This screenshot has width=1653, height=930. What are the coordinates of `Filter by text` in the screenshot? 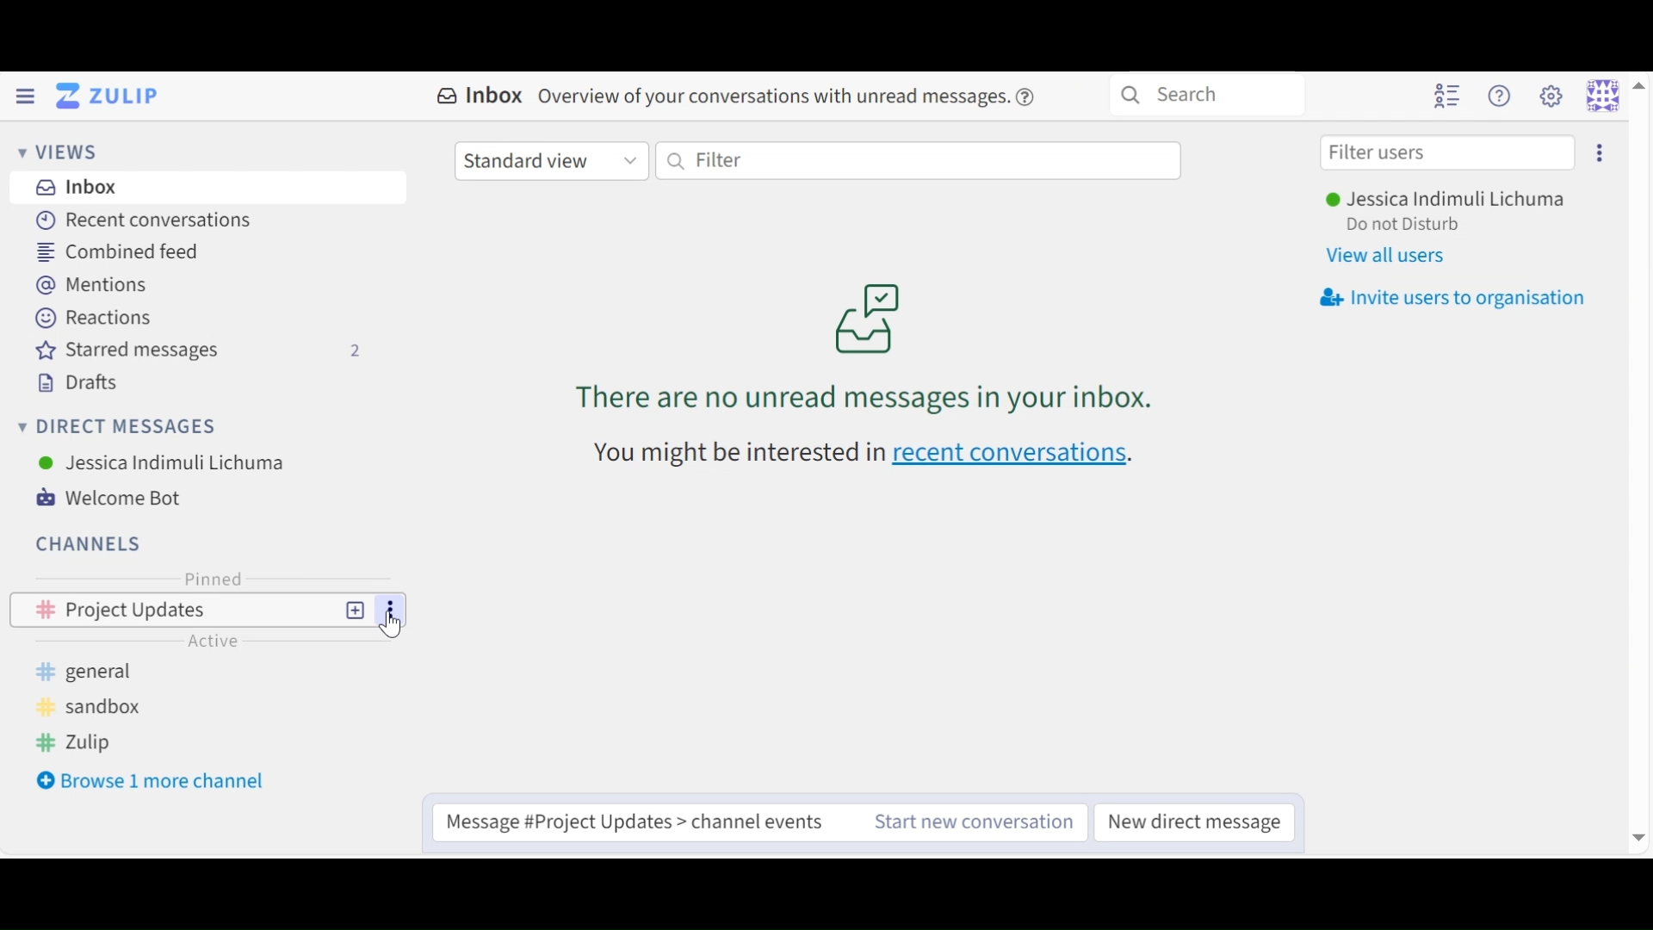 It's located at (920, 161).